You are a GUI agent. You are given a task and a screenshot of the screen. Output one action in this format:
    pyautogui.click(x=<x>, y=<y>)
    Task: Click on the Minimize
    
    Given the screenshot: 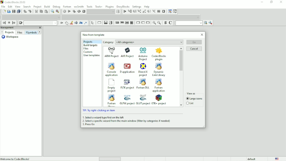 What is the action you would take?
    pyautogui.click(x=262, y=2)
    